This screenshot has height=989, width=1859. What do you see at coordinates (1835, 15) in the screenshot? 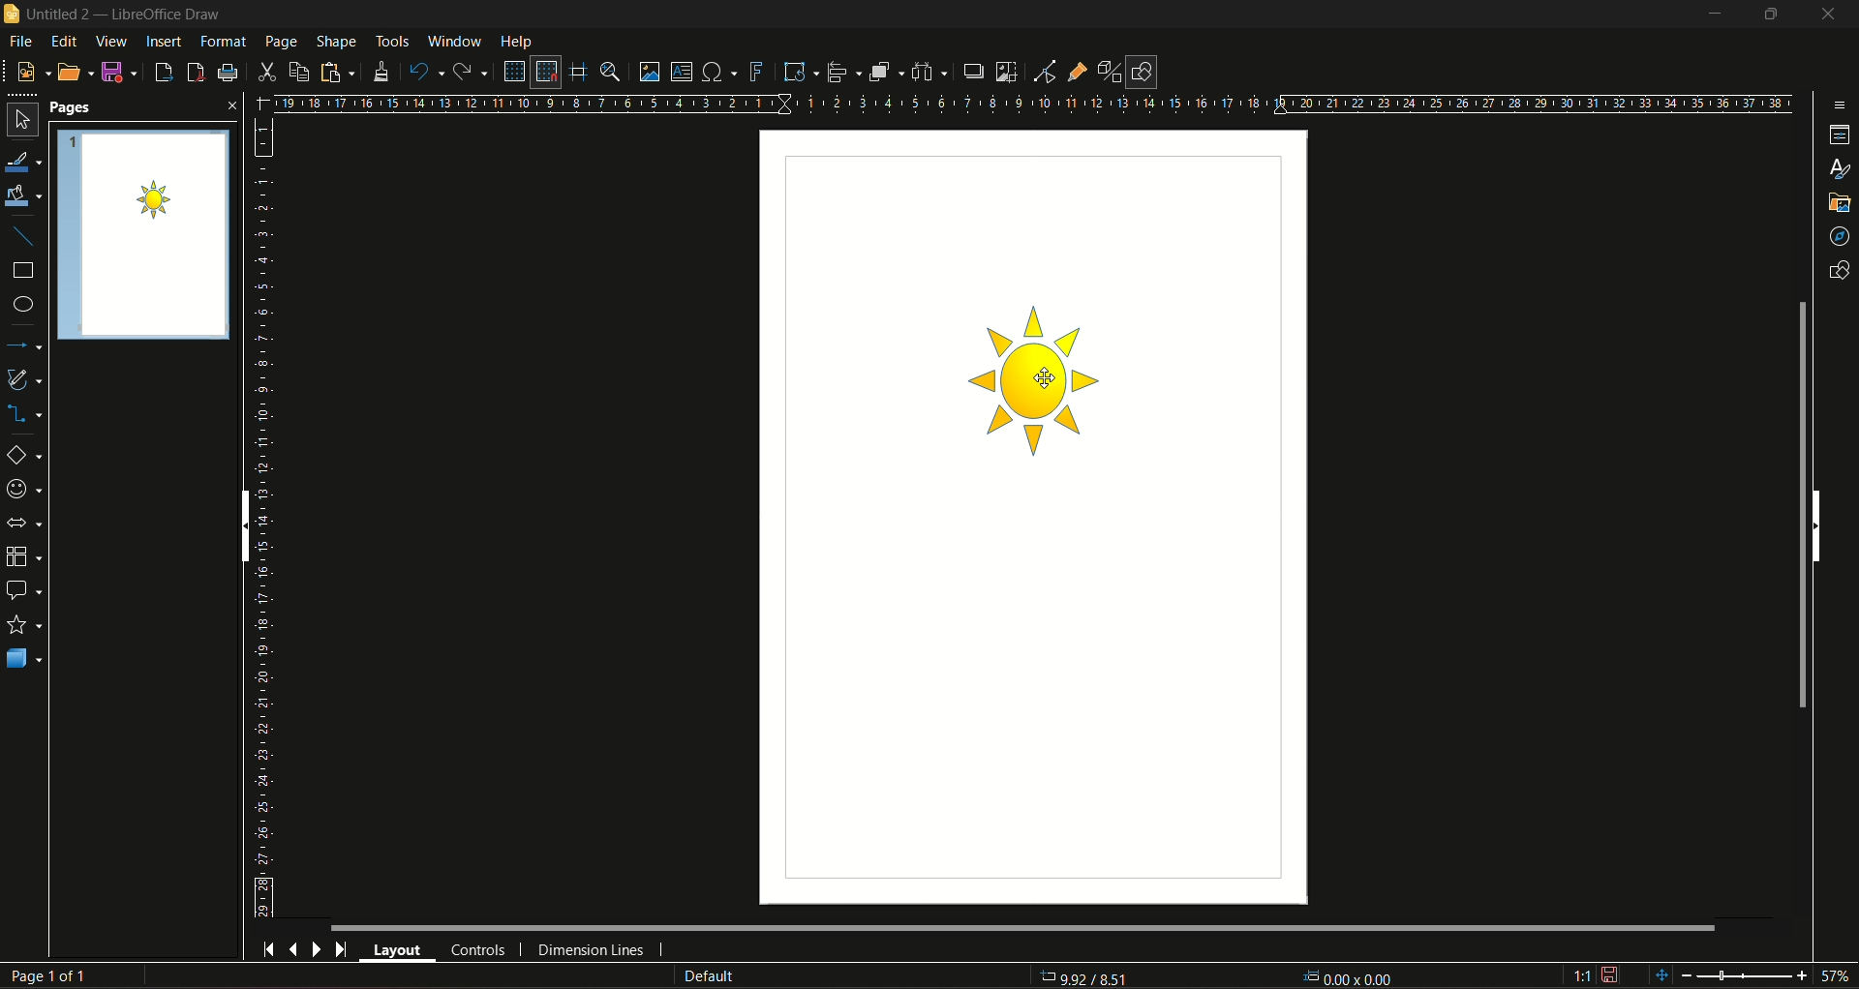
I see `close` at bounding box center [1835, 15].